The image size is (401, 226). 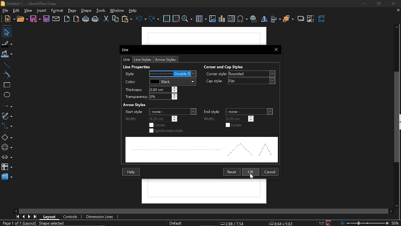 What do you see at coordinates (72, 10) in the screenshot?
I see `page` at bounding box center [72, 10].